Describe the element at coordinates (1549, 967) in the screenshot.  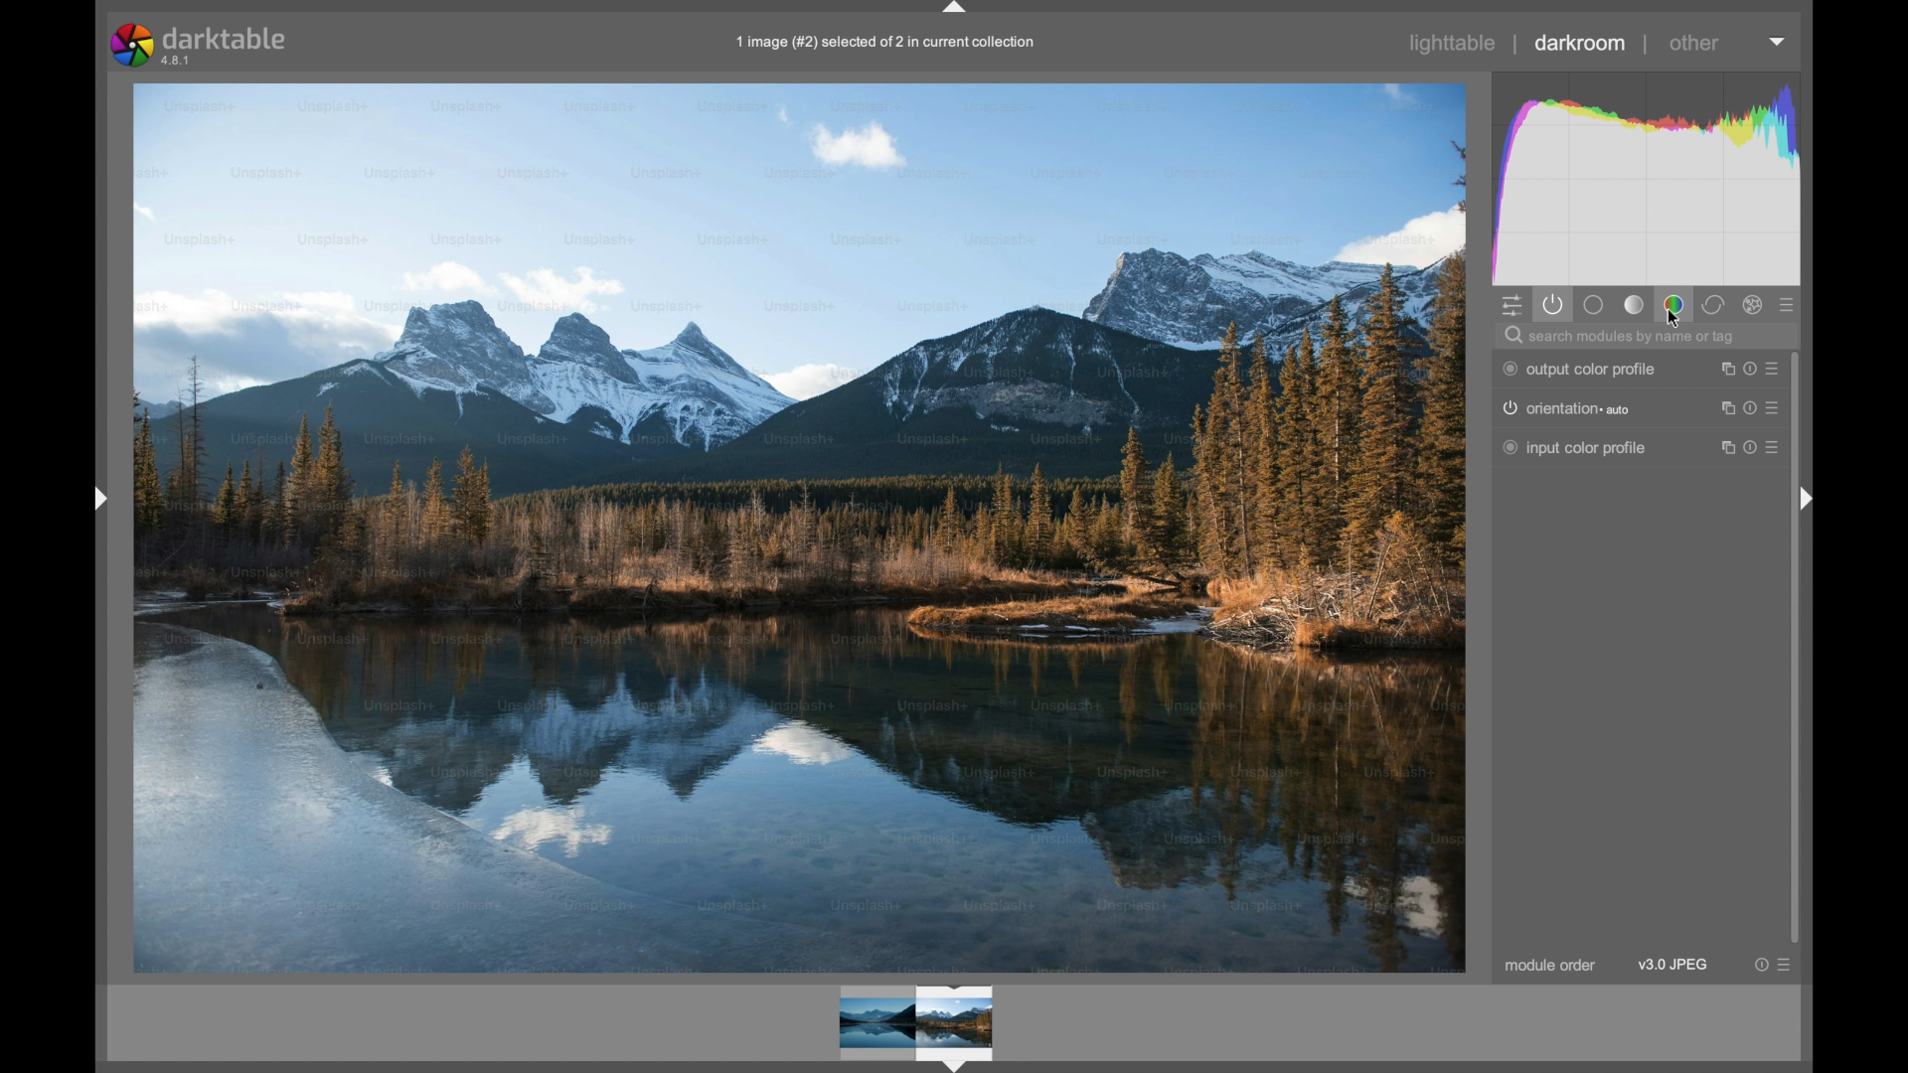
I see `module order` at that location.